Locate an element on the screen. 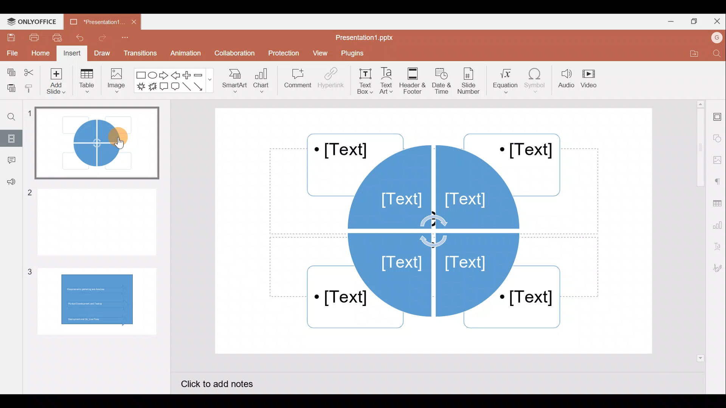 Image resolution: width=726 pixels, height=408 pixels. Feedback & support is located at coordinates (10, 184).